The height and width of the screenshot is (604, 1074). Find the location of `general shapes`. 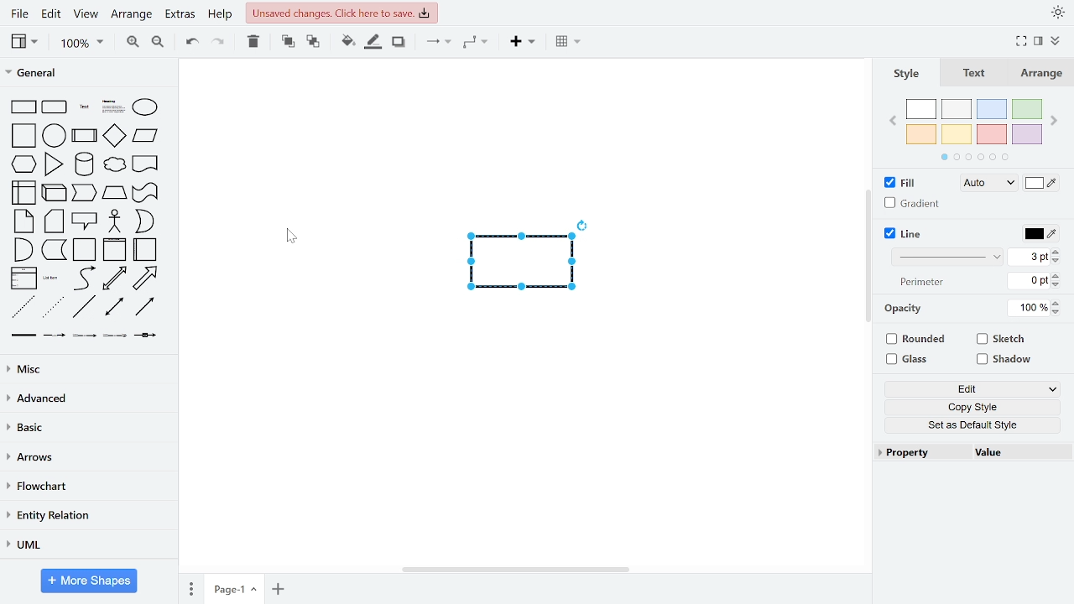

general shapes is located at coordinates (110, 164).